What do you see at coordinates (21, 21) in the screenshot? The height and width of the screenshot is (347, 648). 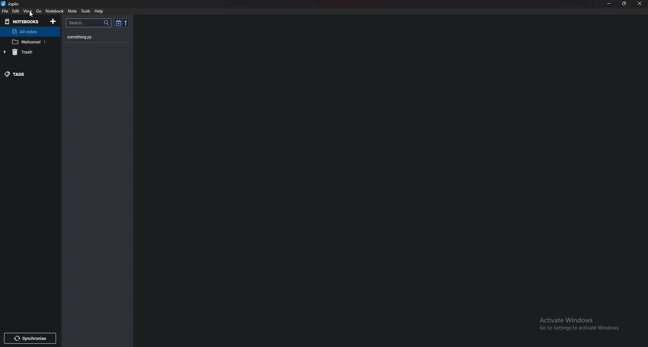 I see `Notebook` at bounding box center [21, 21].